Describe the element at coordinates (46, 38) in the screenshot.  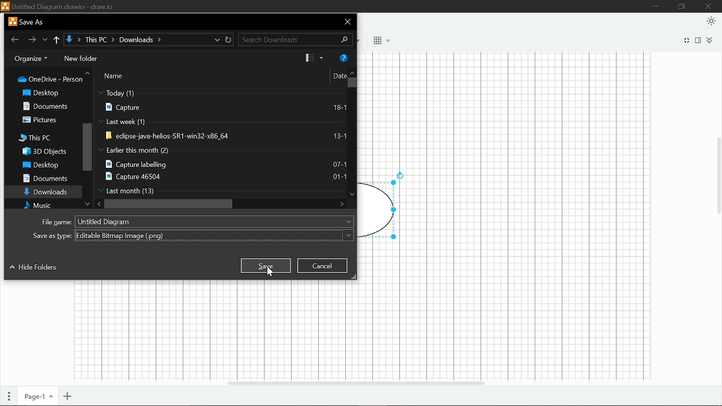
I see `Previous locations` at that location.